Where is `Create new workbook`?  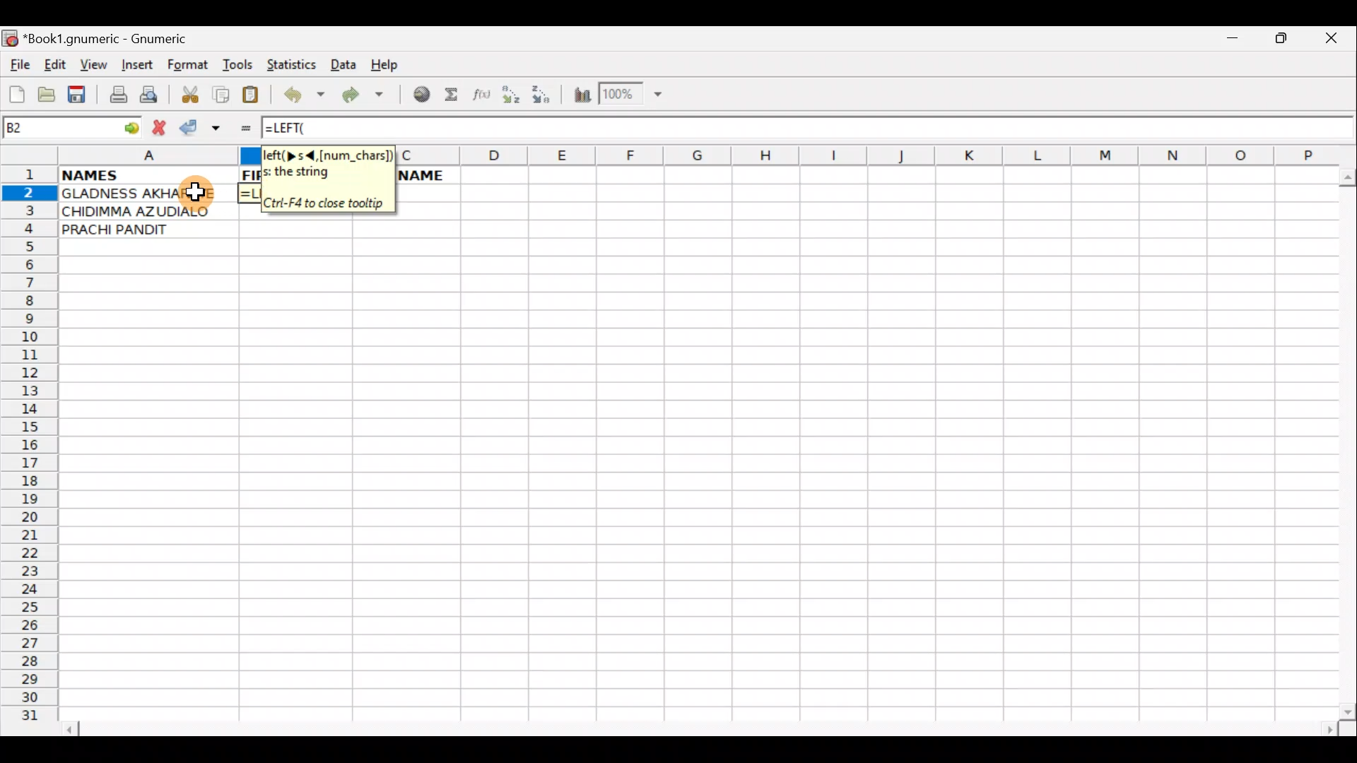 Create new workbook is located at coordinates (16, 92).